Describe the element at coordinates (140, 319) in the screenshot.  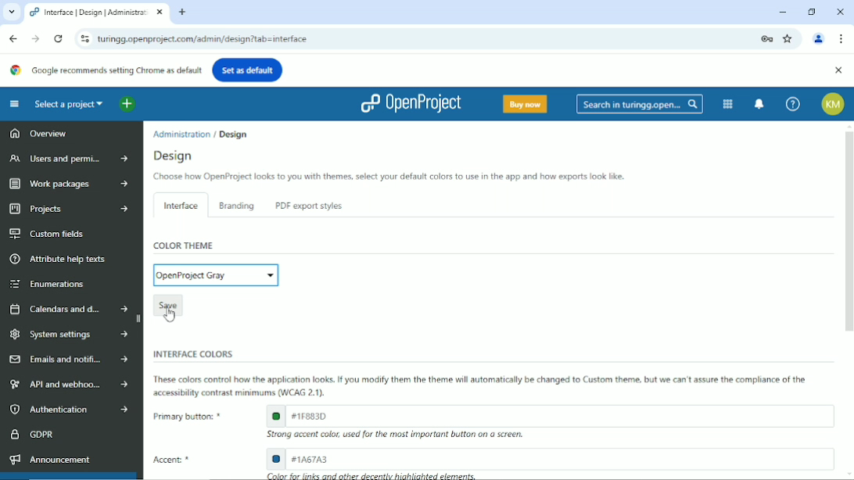
I see `hide sidebar` at that location.